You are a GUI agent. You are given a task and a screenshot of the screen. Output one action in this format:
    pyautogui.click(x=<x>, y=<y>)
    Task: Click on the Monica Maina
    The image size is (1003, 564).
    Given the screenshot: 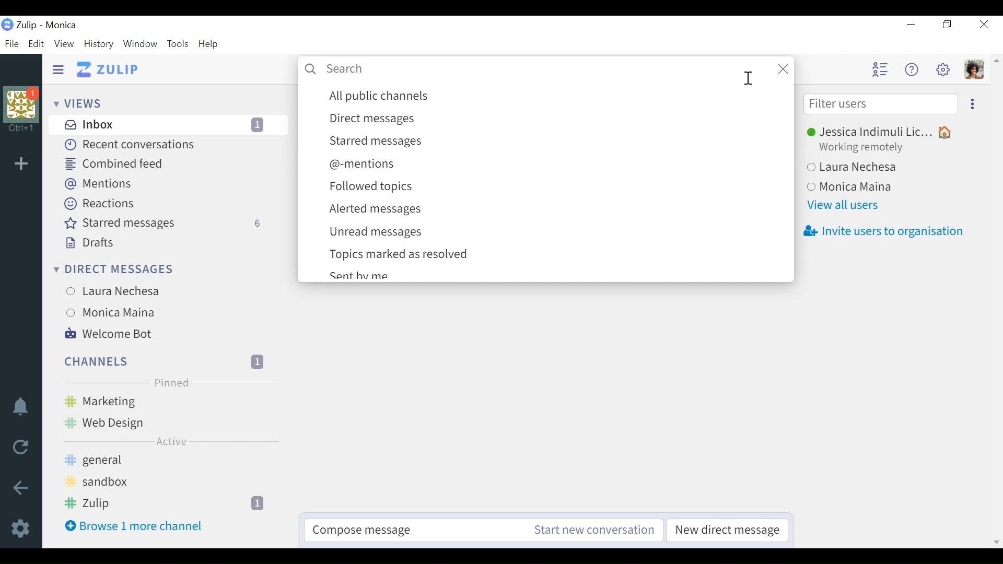 What is the action you would take?
    pyautogui.click(x=858, y=185)
    